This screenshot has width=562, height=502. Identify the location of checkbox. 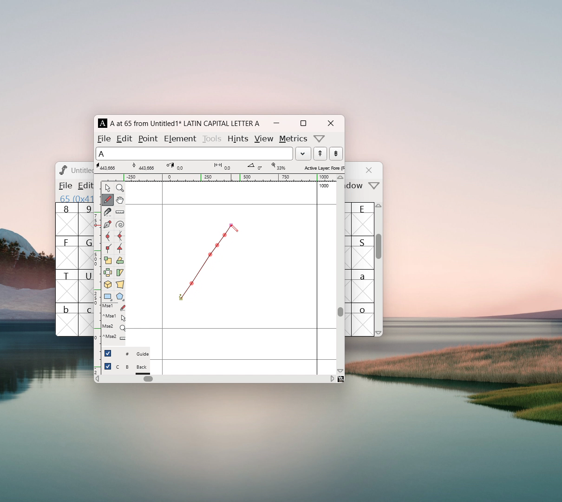
(108, 366).